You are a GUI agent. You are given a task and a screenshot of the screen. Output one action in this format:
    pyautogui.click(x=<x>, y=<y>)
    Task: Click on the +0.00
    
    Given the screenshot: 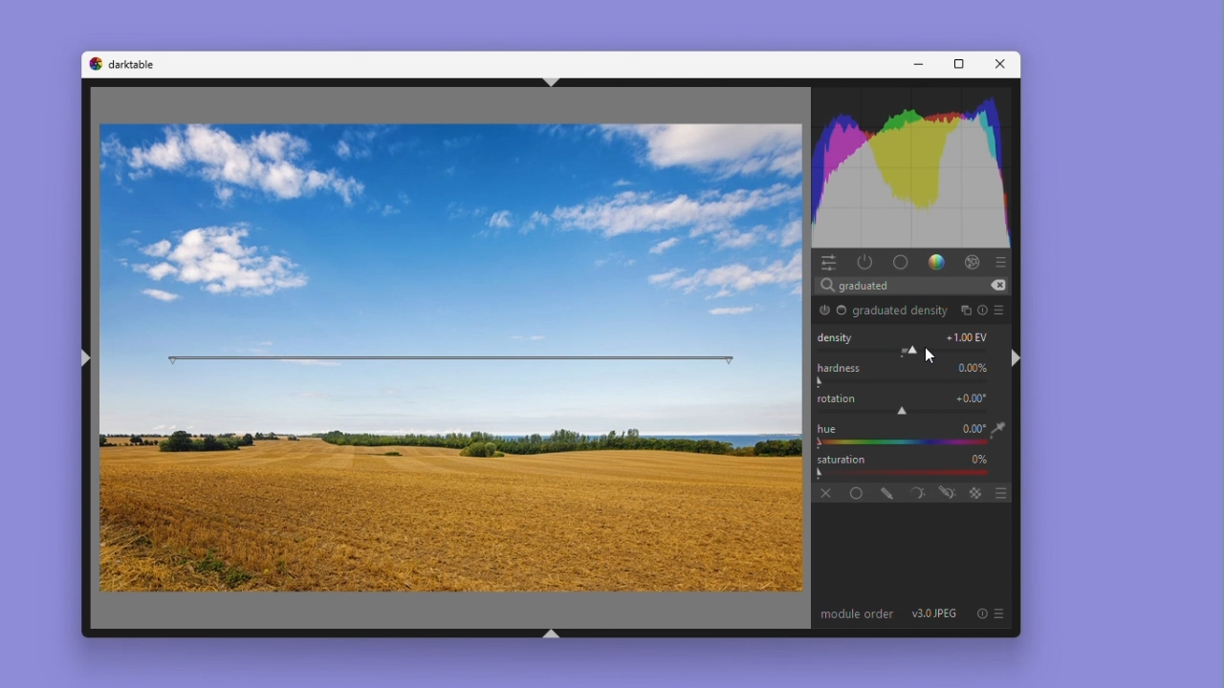 What is the action you would take?
    pyautogui.click(x=971, y=398)
    